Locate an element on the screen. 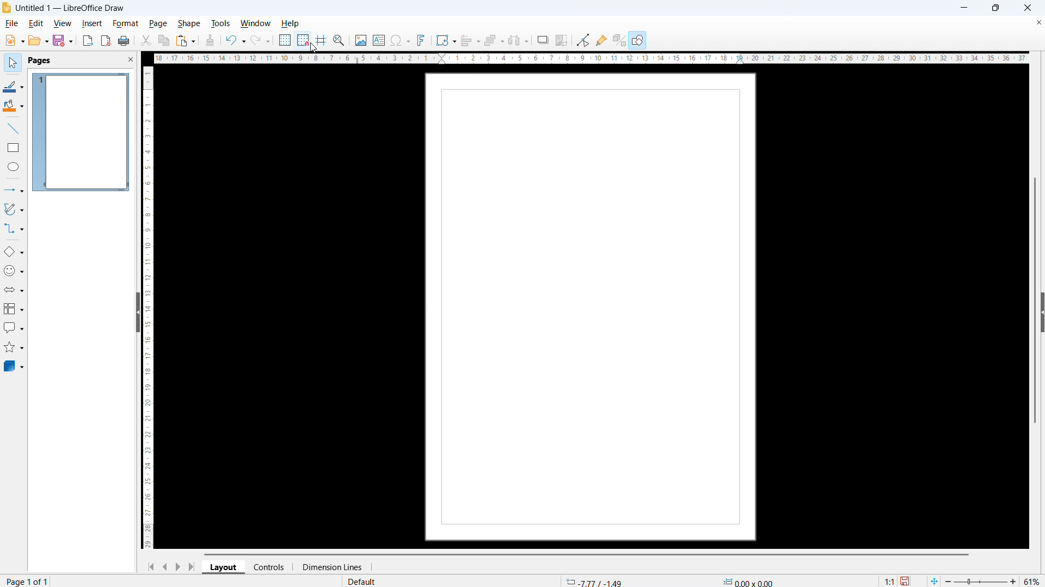 The height and width of the screenshot is (587, 1045). Zoom level  is located at coordinates (1032, 580).